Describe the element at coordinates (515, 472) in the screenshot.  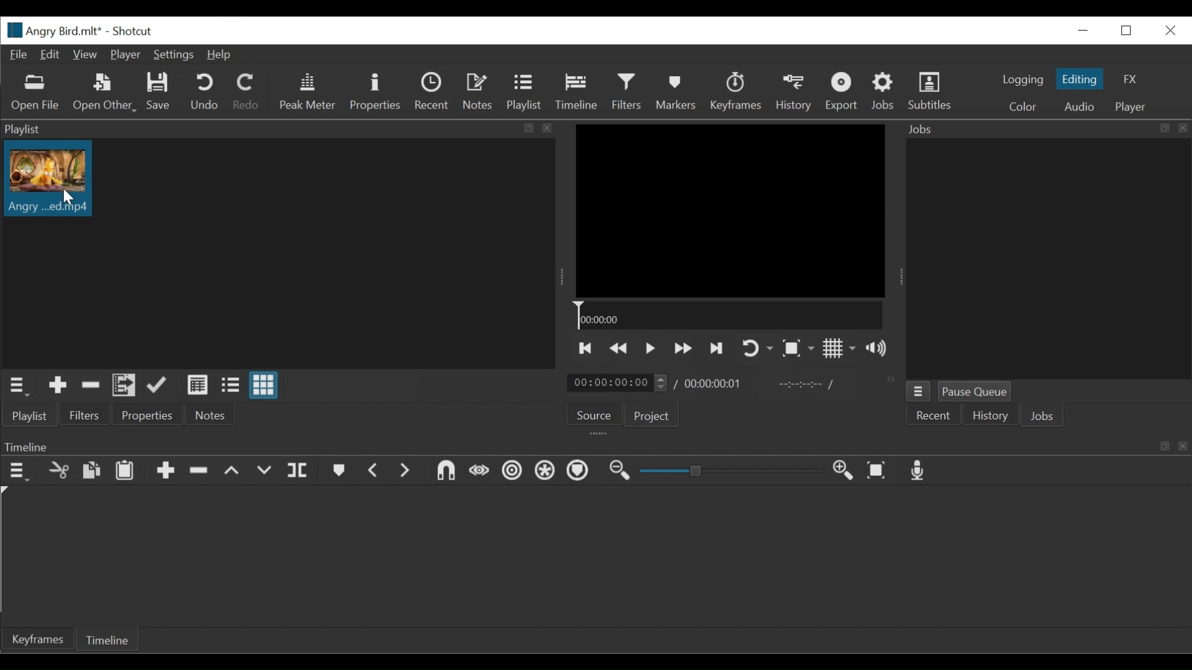
I see `Rippl` at that location.